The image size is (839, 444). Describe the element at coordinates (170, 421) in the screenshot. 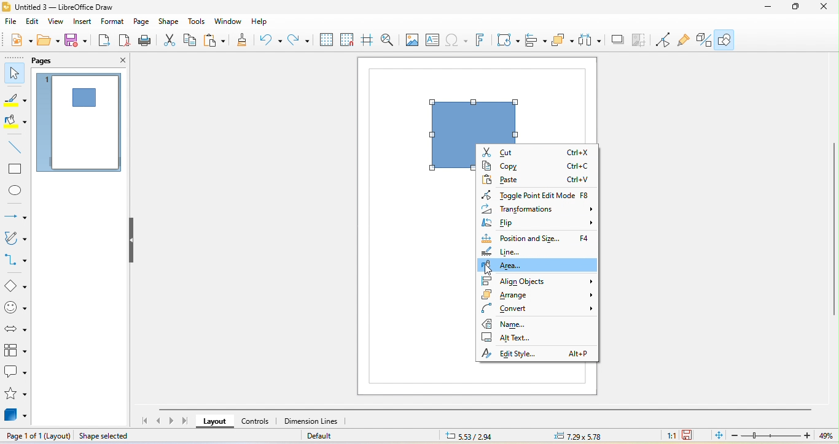

I see `next page` at that location.